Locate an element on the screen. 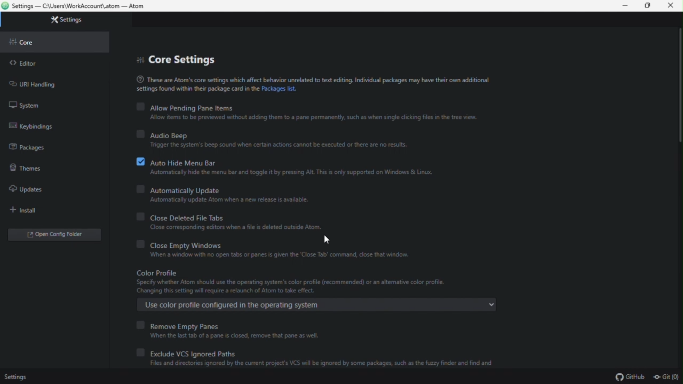 This screenshot has height=384, width=683. Scroll bar is located at coordinates (679, 87).